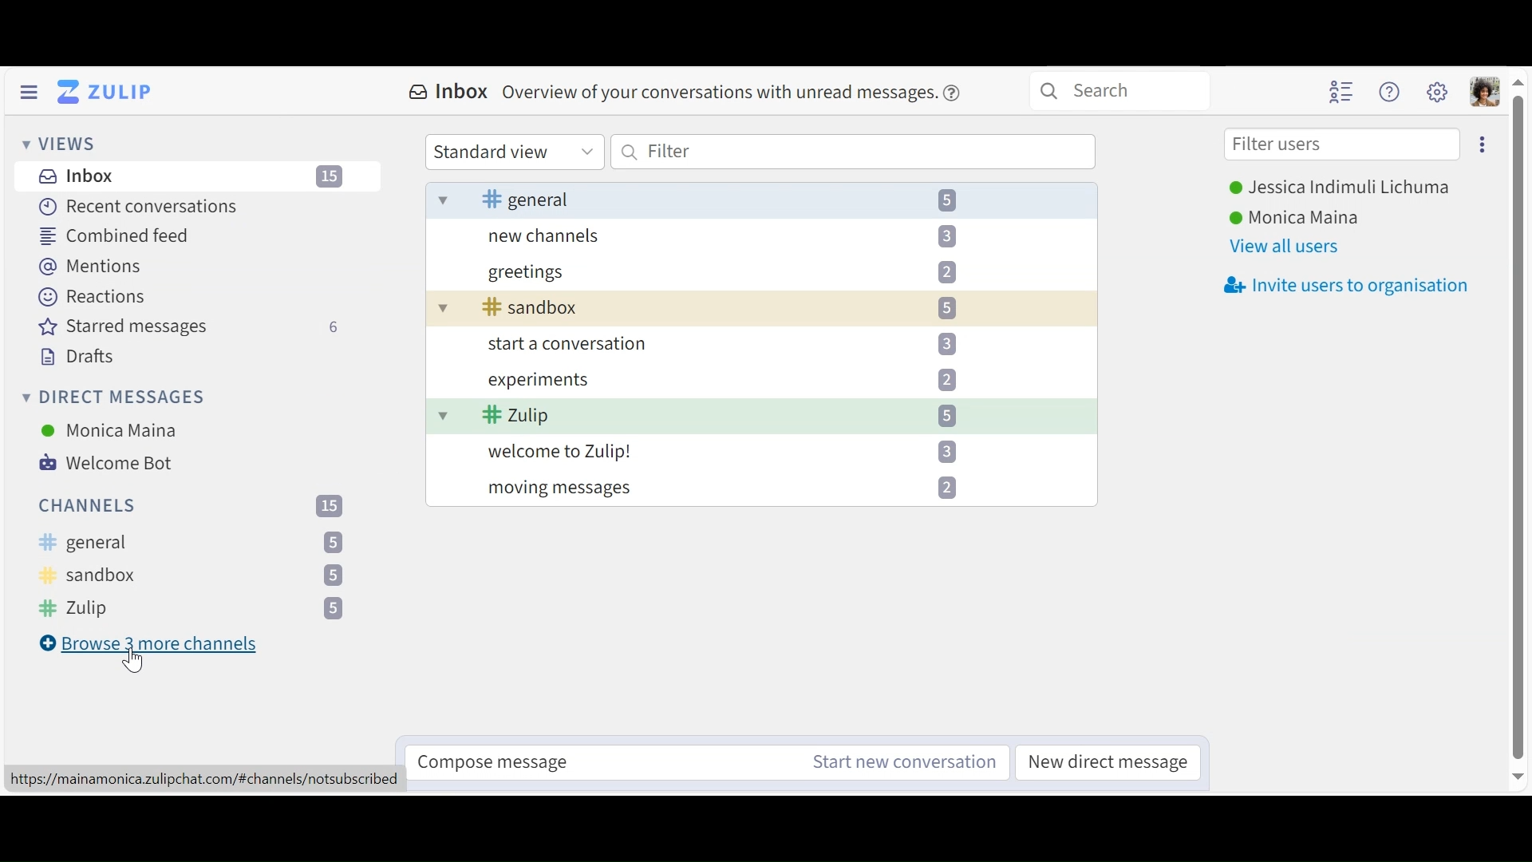  Describe the element at coordinates (763, 450) in the screenshot. I see `inbox unread messages` at that location.